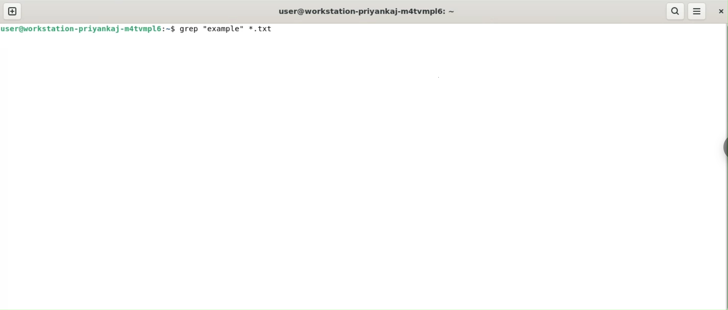 The image size is (728, 310). I want to click on new tab, so click(13, 10).